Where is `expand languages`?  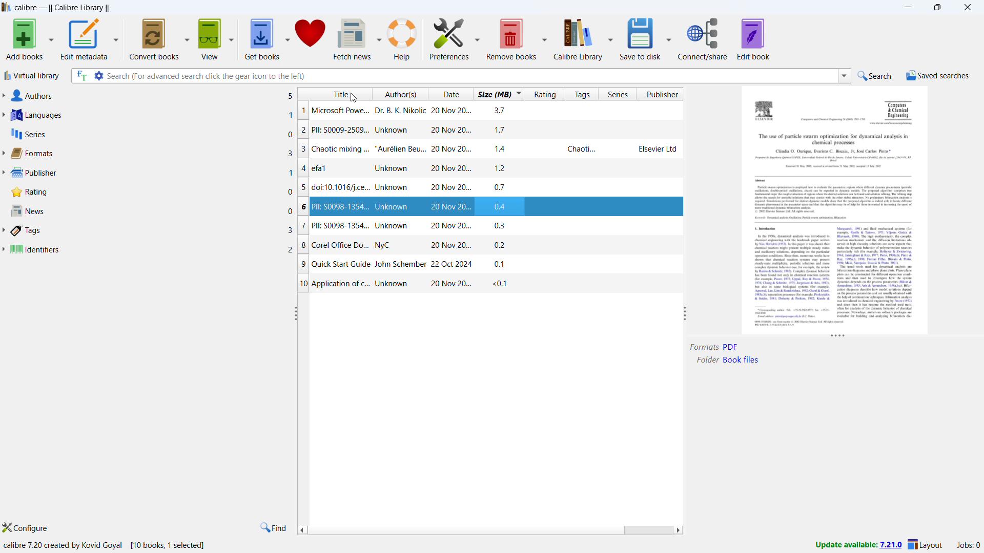
expand languages is located at coordinates (4, 115).